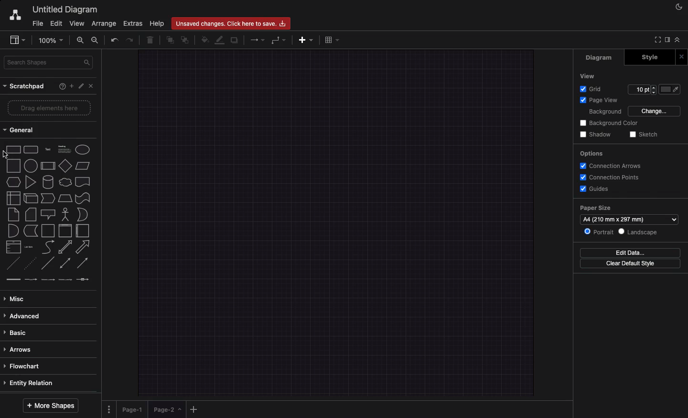 The width and height of the screenshot is (688, 418). I want to click on Full screen, so click(656, 41).